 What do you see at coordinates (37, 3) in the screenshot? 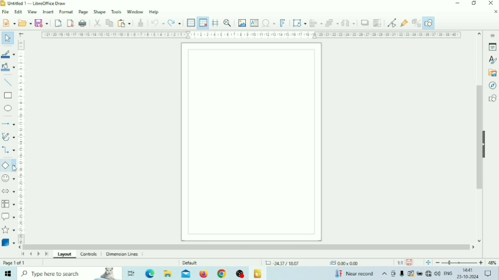
I see `Title` at bounding box center [37, 3].